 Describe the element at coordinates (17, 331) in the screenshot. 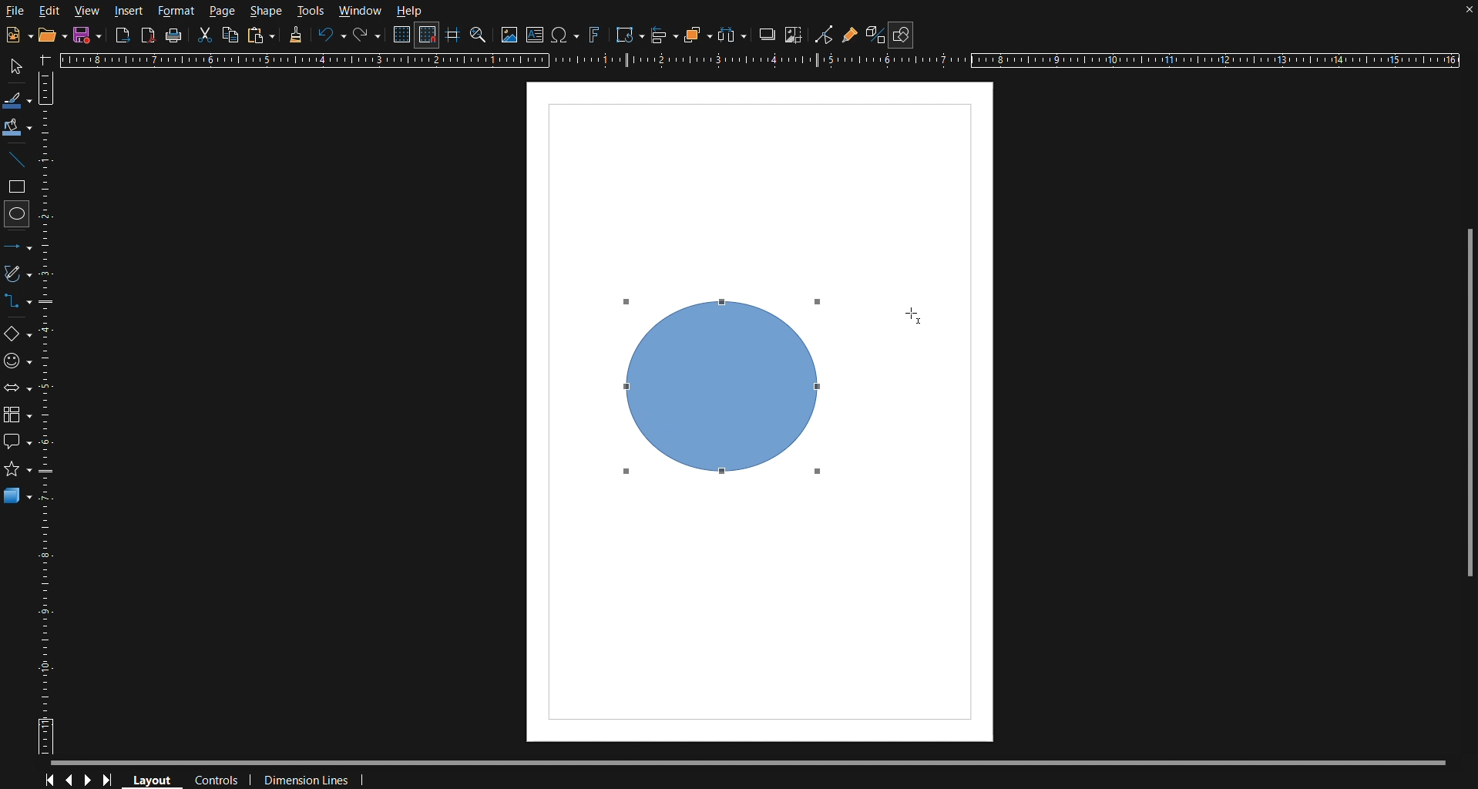

I see `Basic Shapes` at that location.